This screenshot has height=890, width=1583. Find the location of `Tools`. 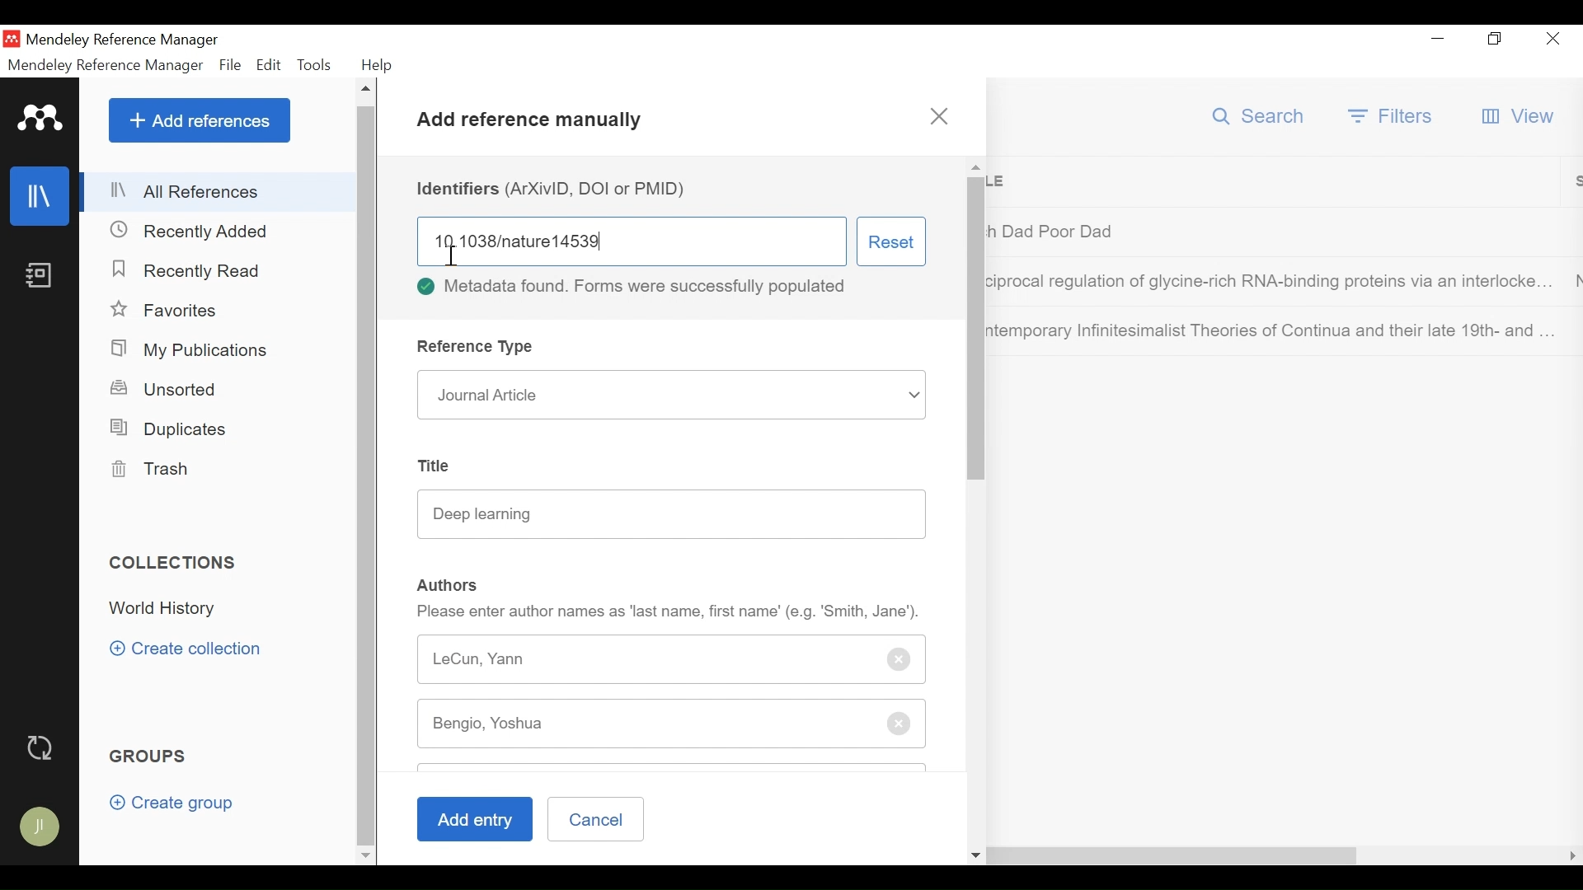

Tools is located at coordinates (316, 63).